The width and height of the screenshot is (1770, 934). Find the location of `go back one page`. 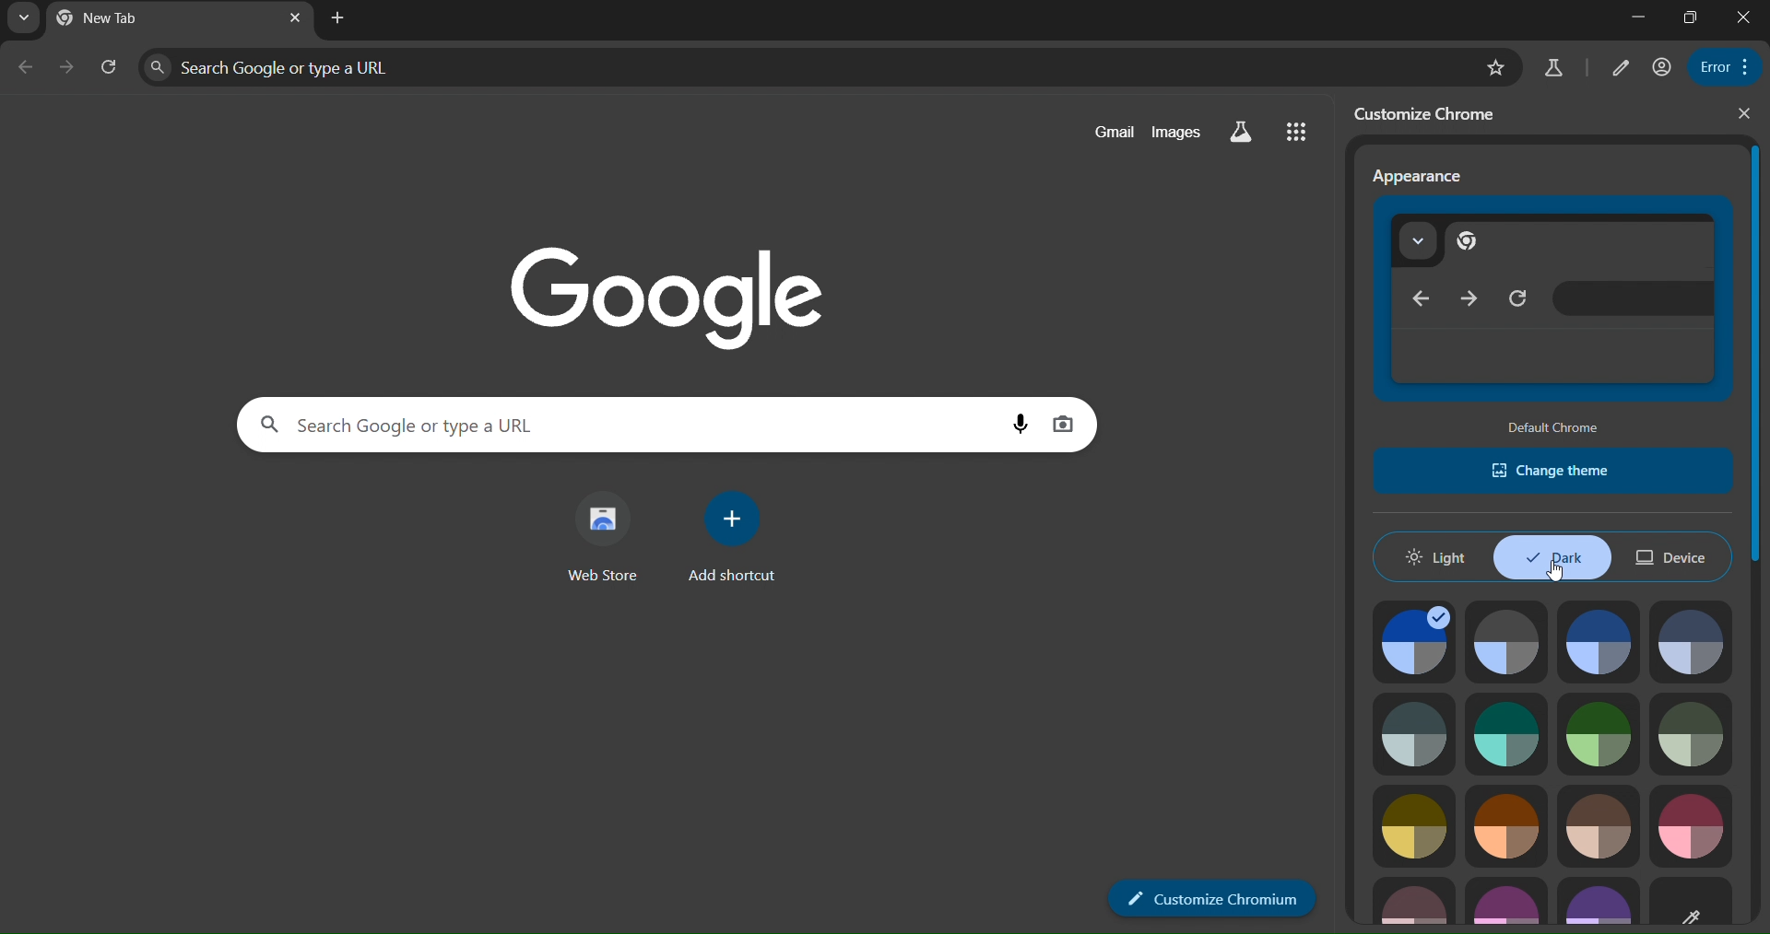

go back one page is located at coordinates (26, 68).